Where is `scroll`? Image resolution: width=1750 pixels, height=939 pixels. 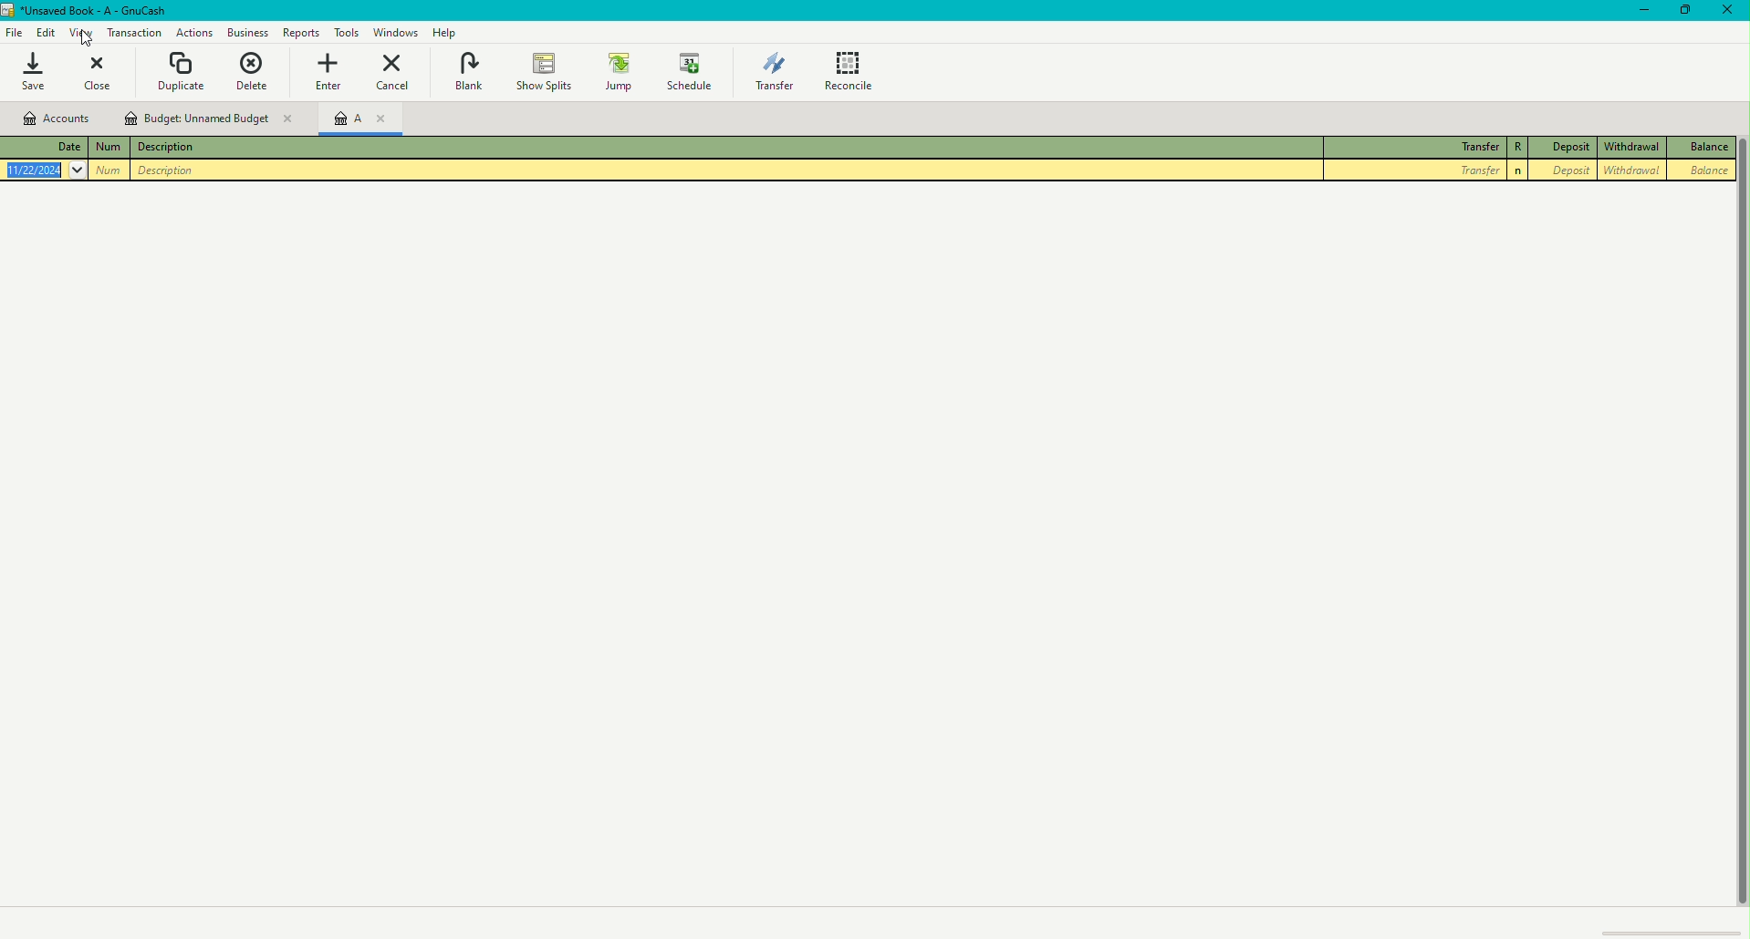 scroll is located at coordinates (1674, 929).